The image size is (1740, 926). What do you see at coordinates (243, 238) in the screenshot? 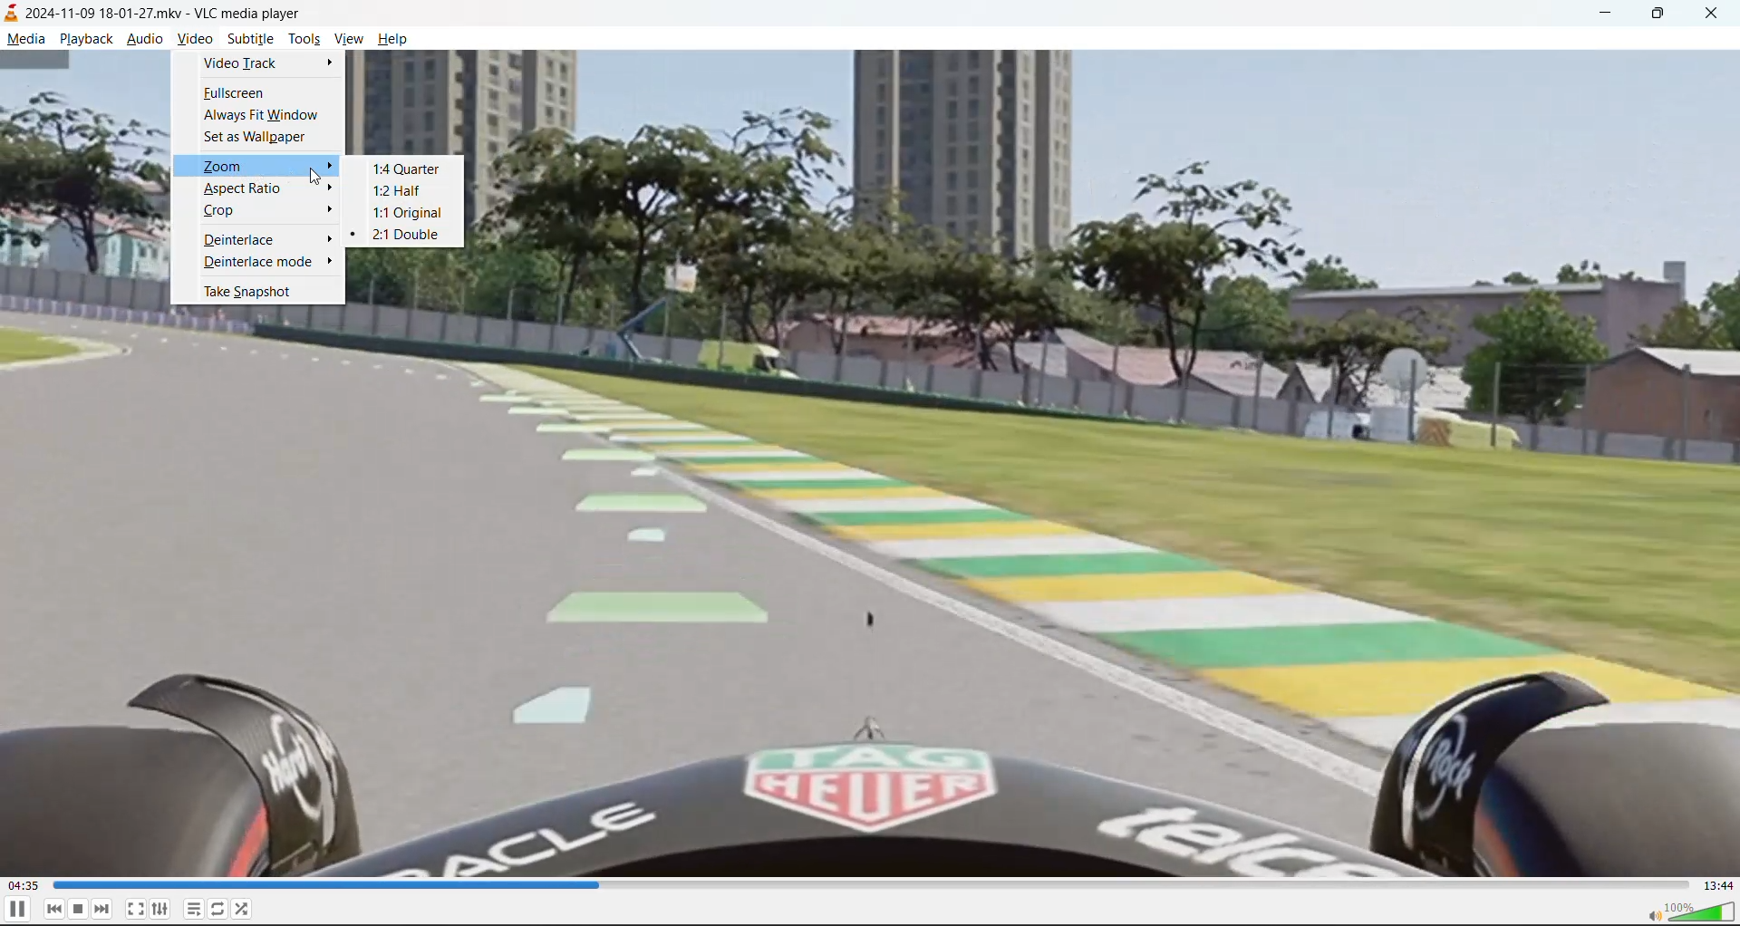
I see `deinterlace` at bounding box center [243, 238].